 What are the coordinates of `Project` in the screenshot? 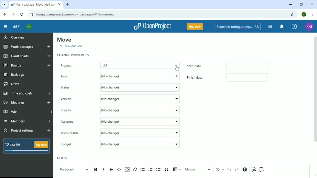 It's located at (76, 64).